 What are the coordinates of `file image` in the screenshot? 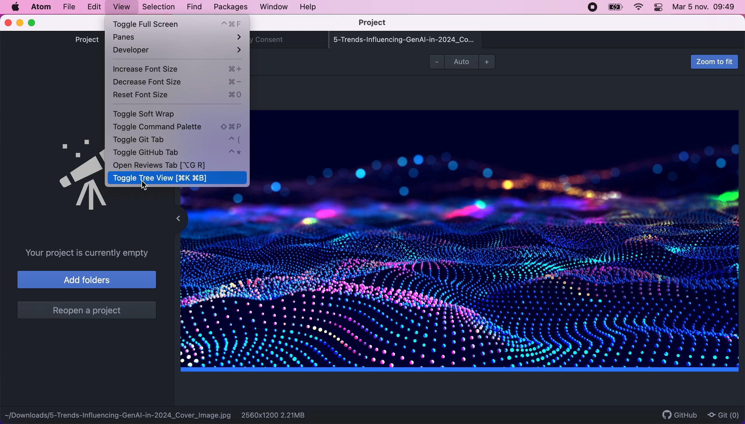 It's located at (497, 243).